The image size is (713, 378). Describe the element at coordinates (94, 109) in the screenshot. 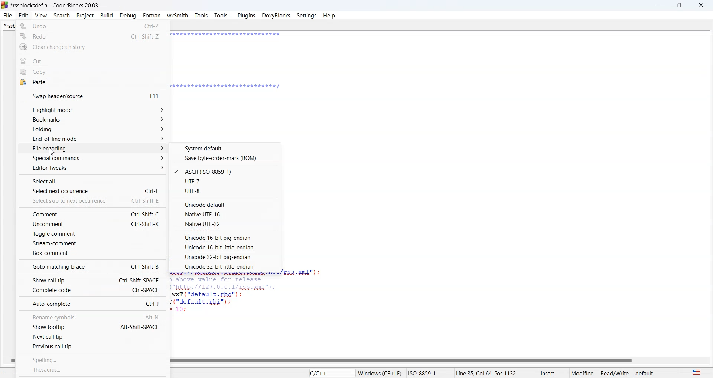

I see `Highlight mode` at that location.